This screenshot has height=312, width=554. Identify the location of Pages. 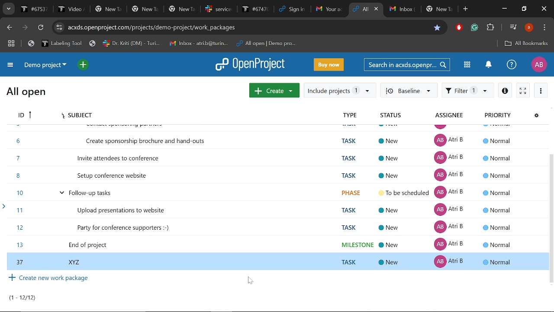
(27, 298).